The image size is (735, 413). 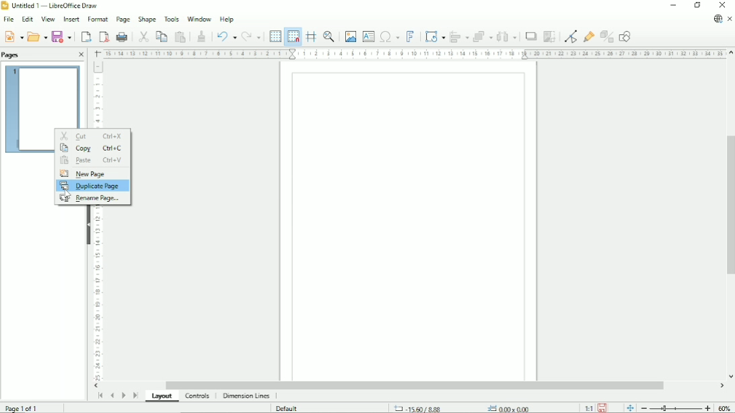 I want to click on Tools, so click(x=172, y=18).